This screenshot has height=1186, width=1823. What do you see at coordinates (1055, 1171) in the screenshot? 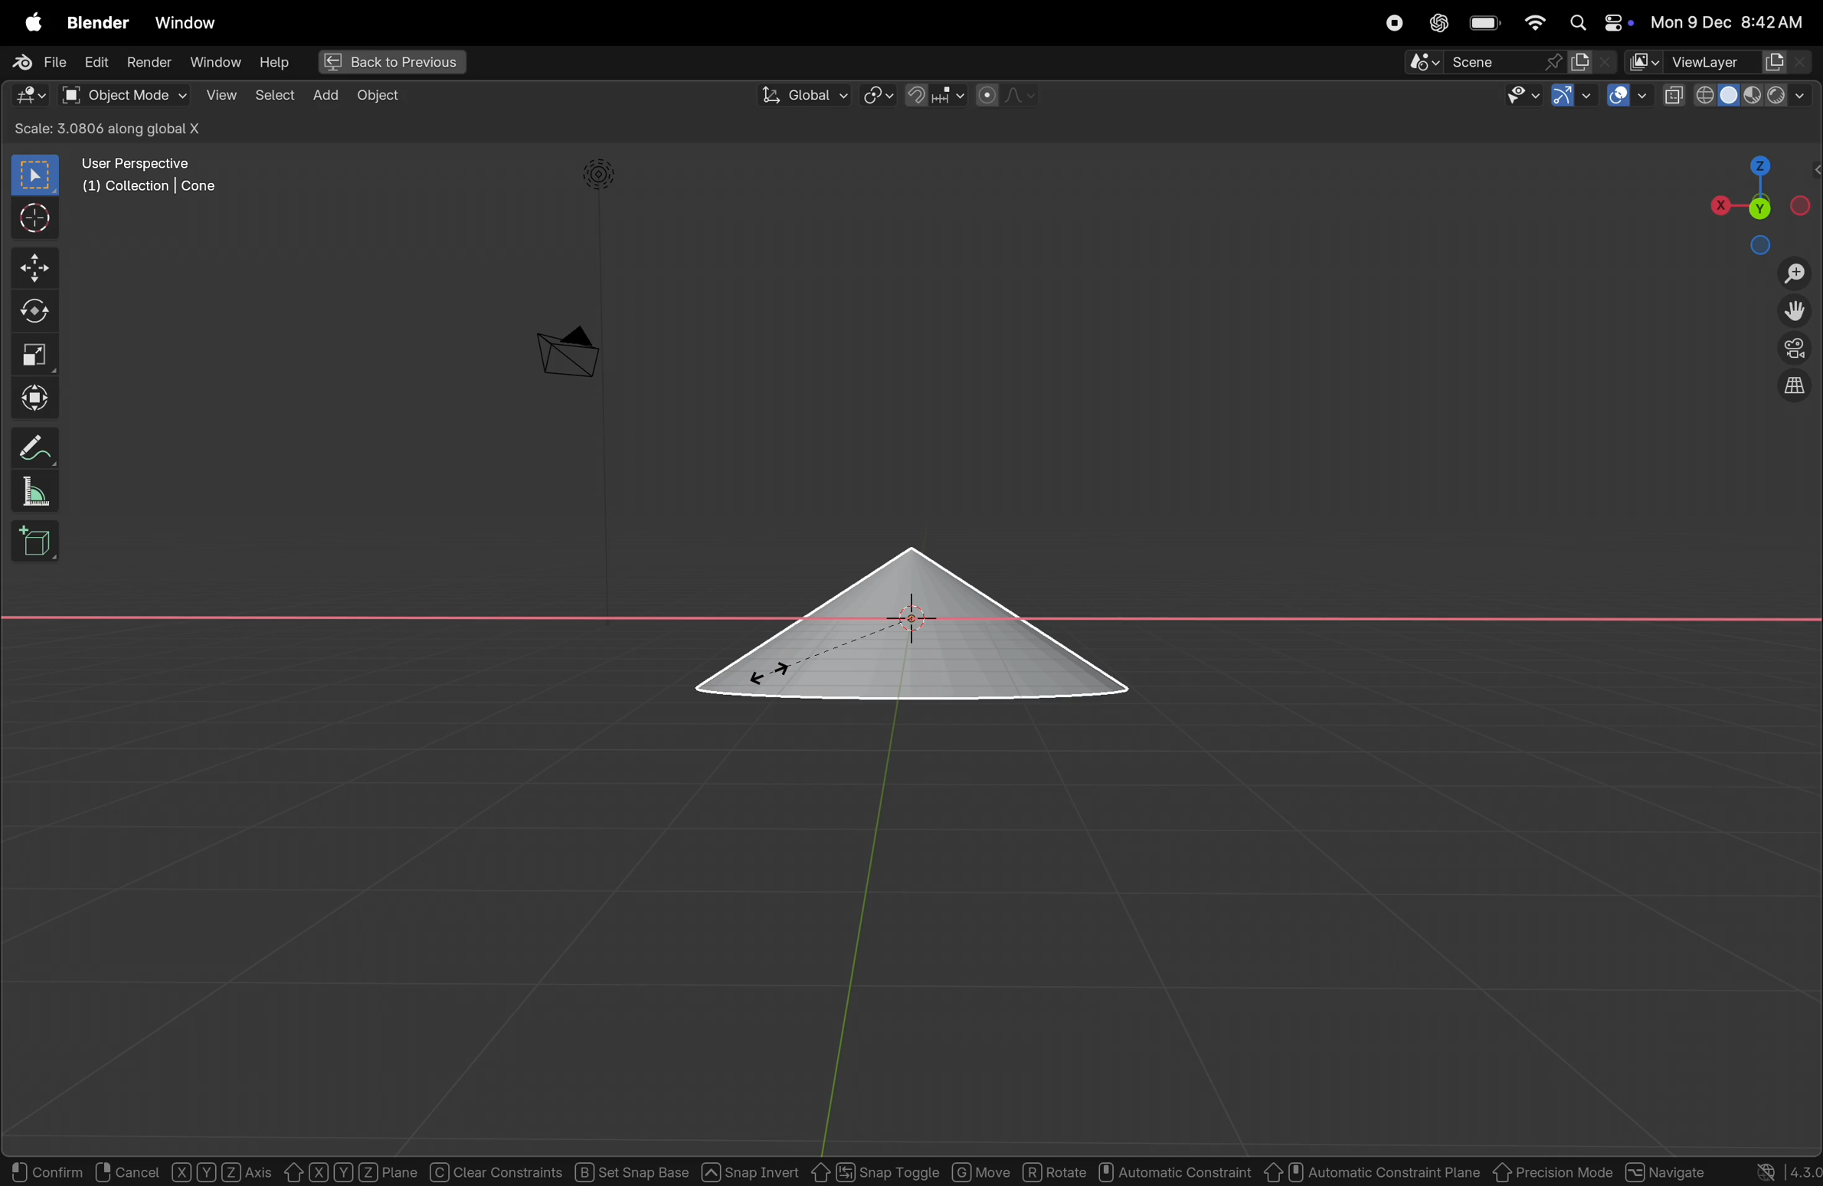
I see `rotate` at bounding box center [1055, 1171].